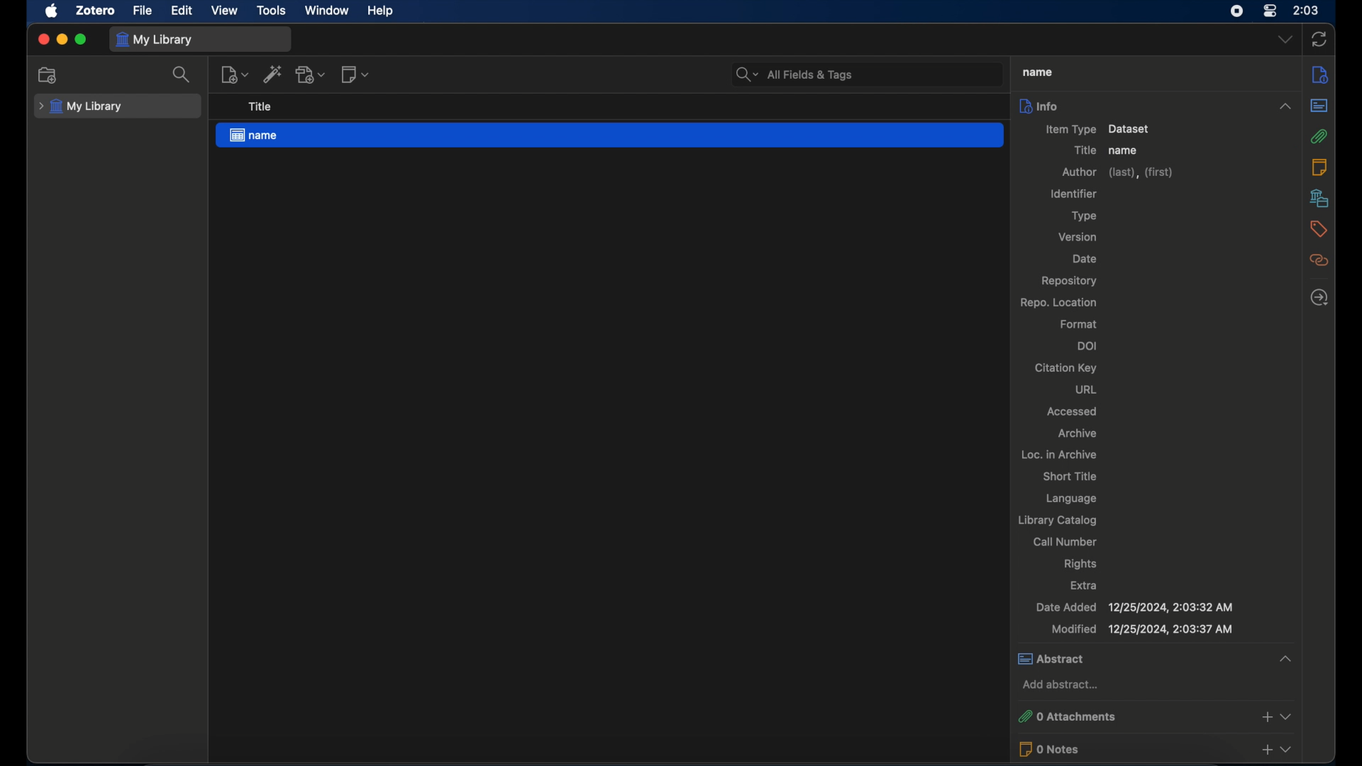  Describe the element at coordinates (1117, 173) in the screenshot. I see `author` at that location.